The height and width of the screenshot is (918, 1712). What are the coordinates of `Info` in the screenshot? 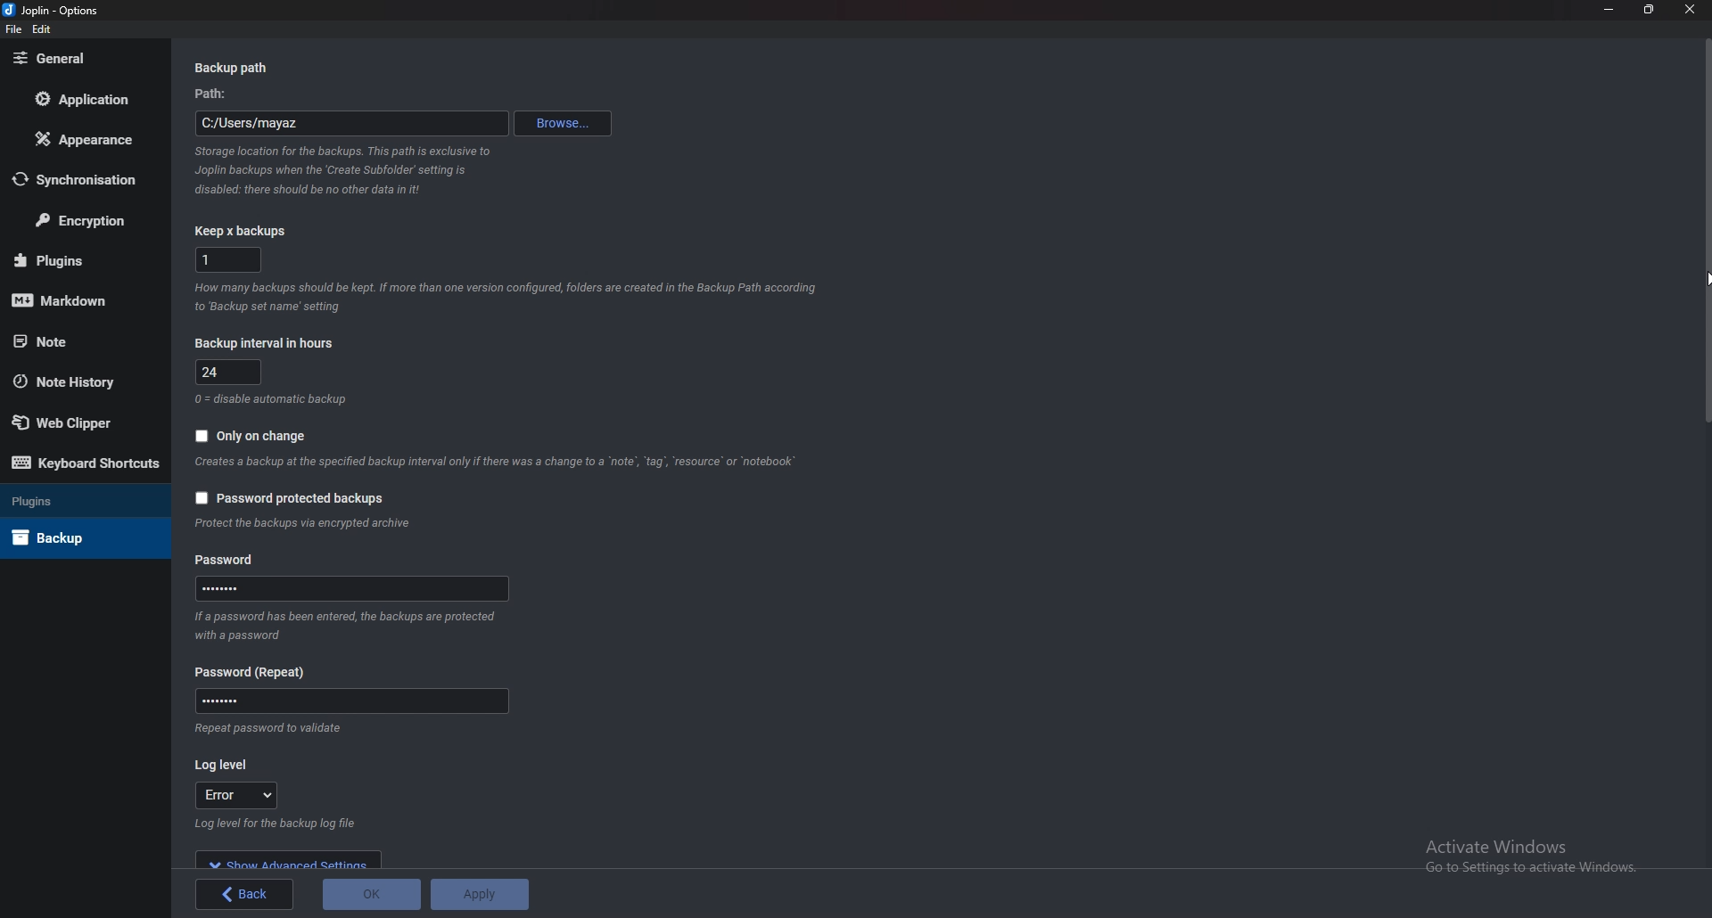 It's located at (274, 398).